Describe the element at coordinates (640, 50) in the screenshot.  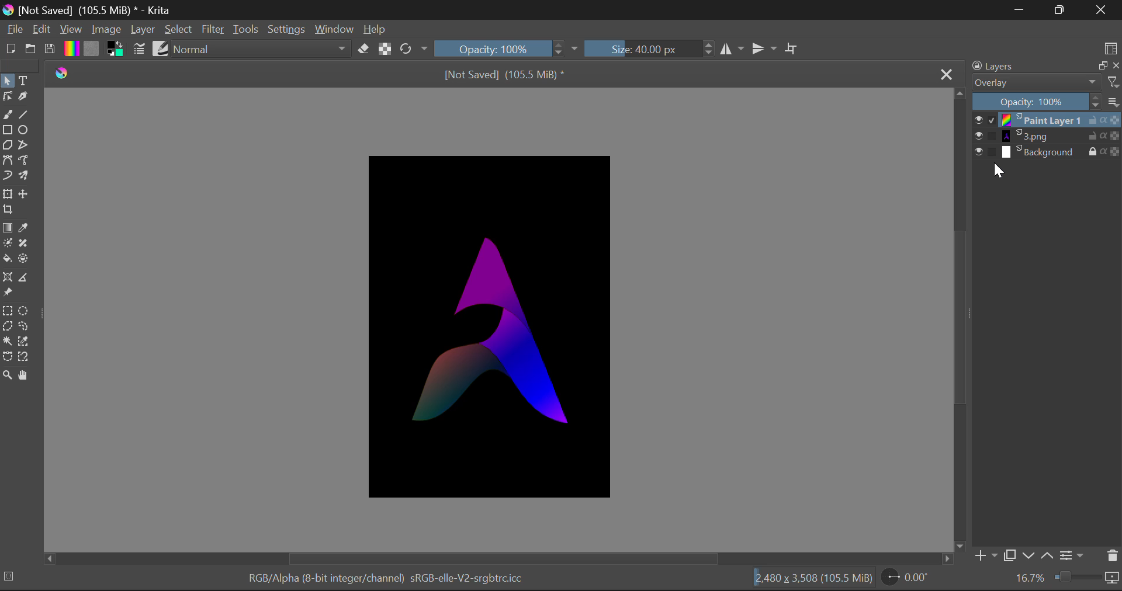
I see `Brush Size` at that location.